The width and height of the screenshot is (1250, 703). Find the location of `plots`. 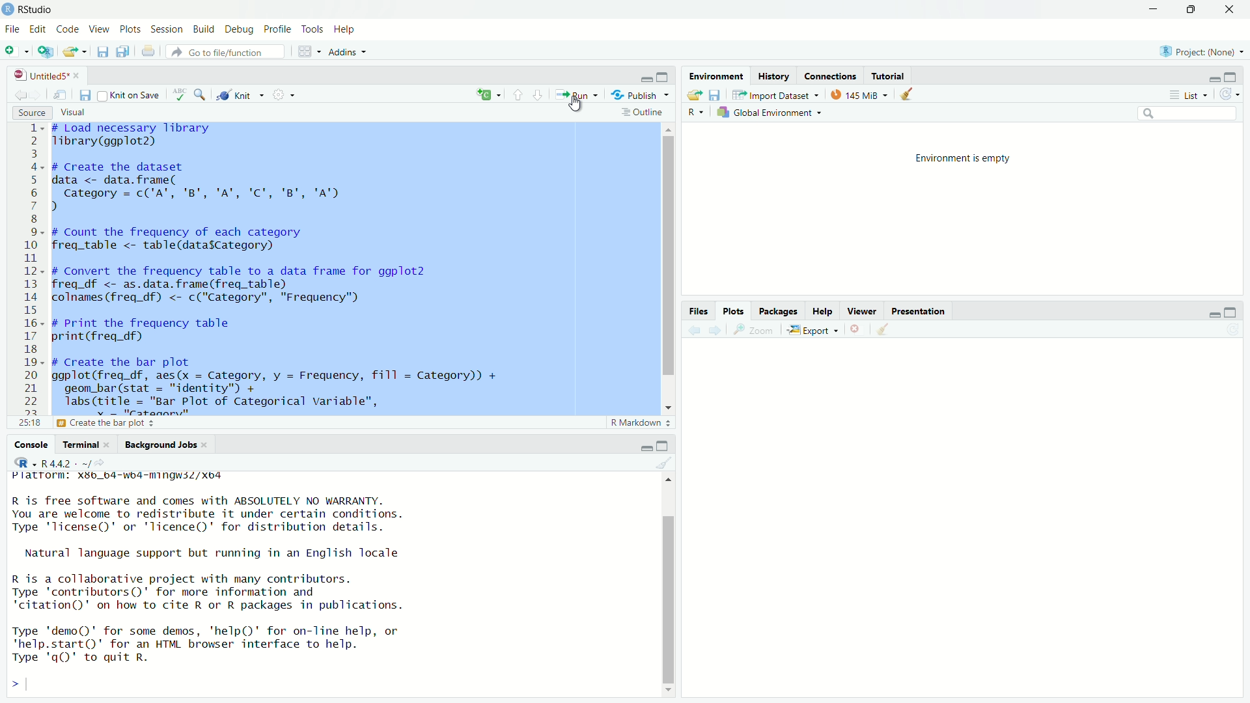

plots is located at coordinates (734, 310).